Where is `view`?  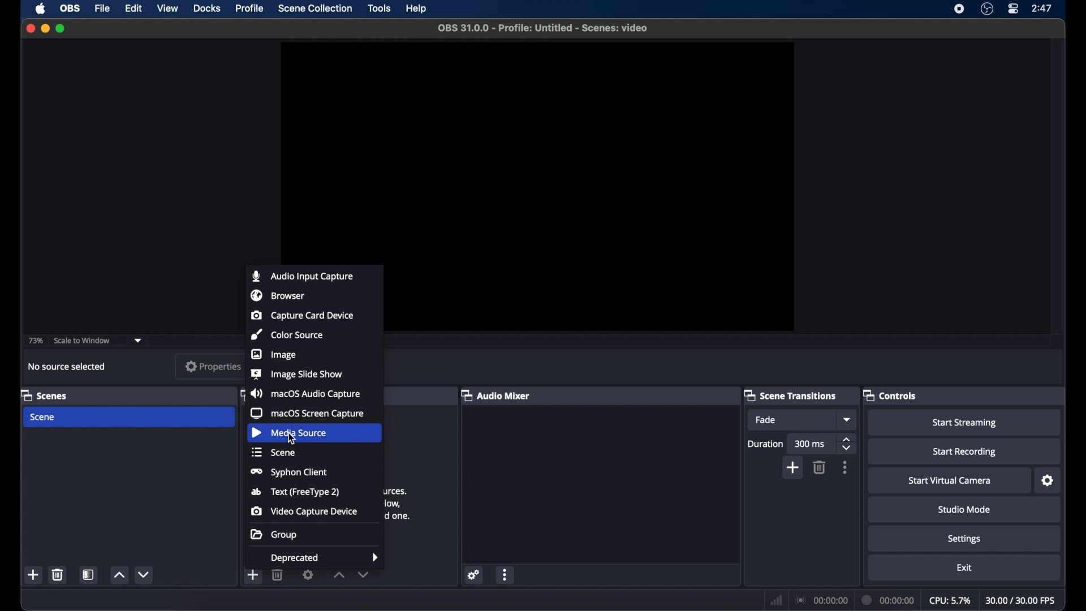
view is located at coordinates (169, 8).